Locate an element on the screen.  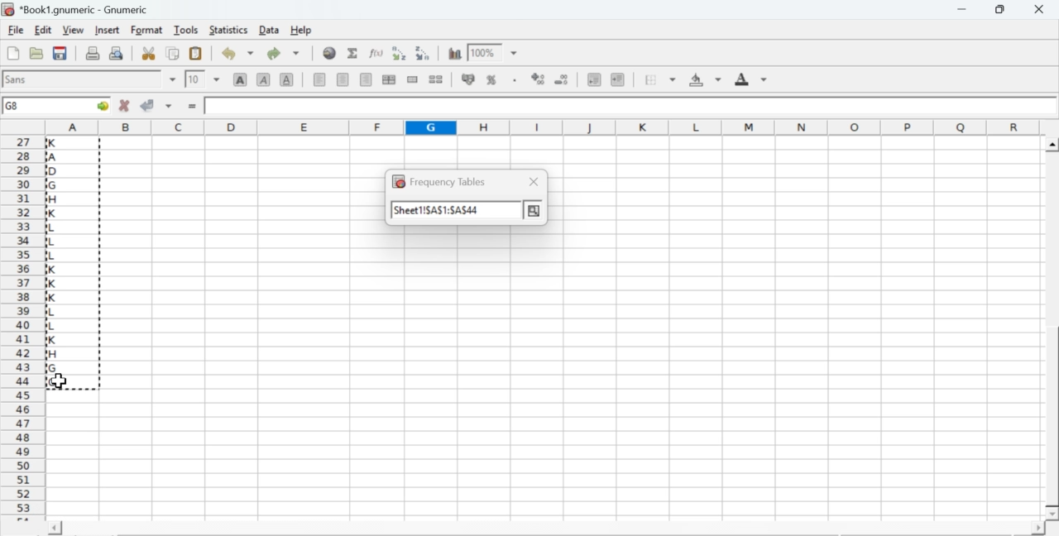
10 is located at coordinates (194, 79).